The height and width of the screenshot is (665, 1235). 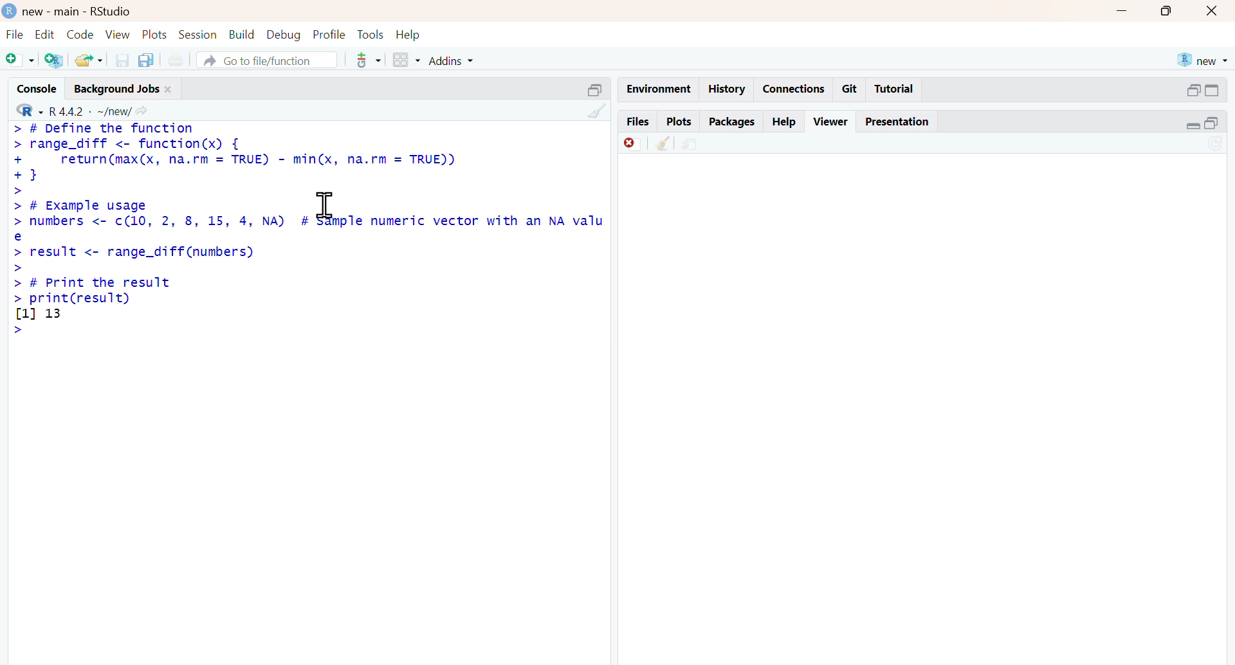 I want to click on packages, so click(x=732, y=123).